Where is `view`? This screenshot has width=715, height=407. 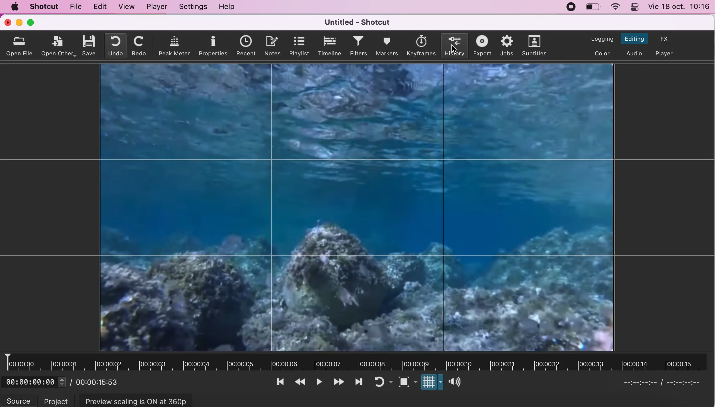 view is located at coordinates (127, 7).